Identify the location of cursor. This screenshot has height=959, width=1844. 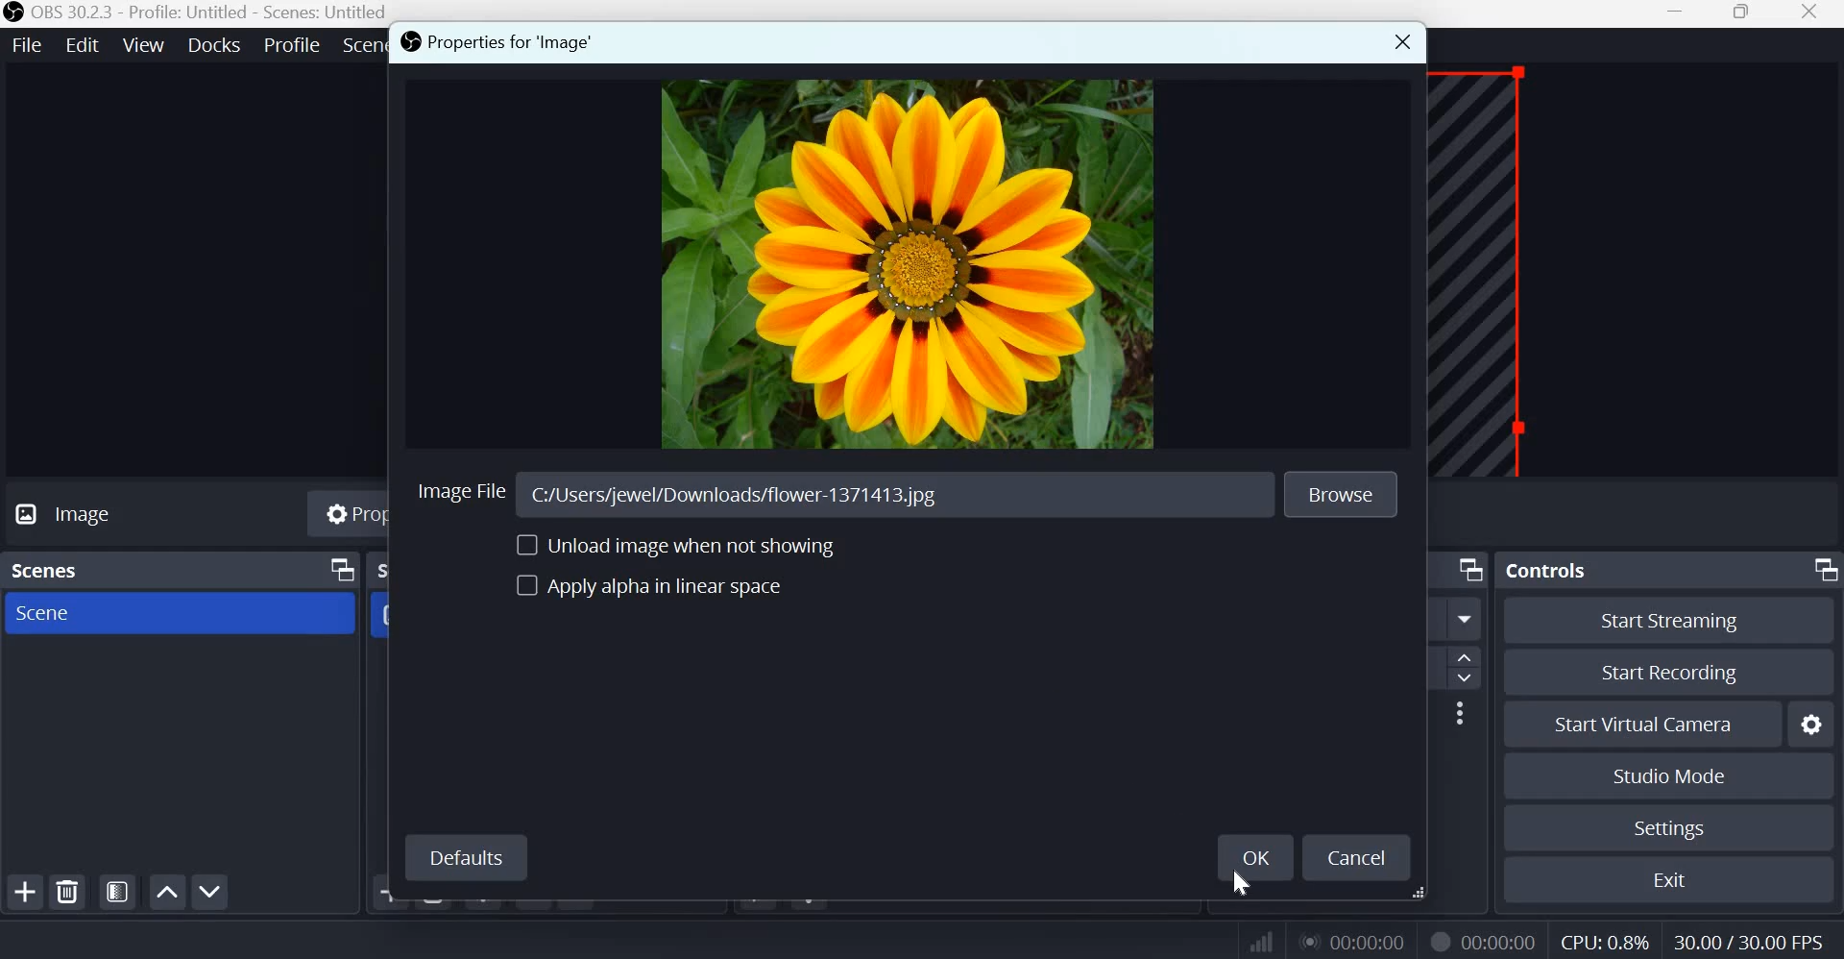
(1244, 882).